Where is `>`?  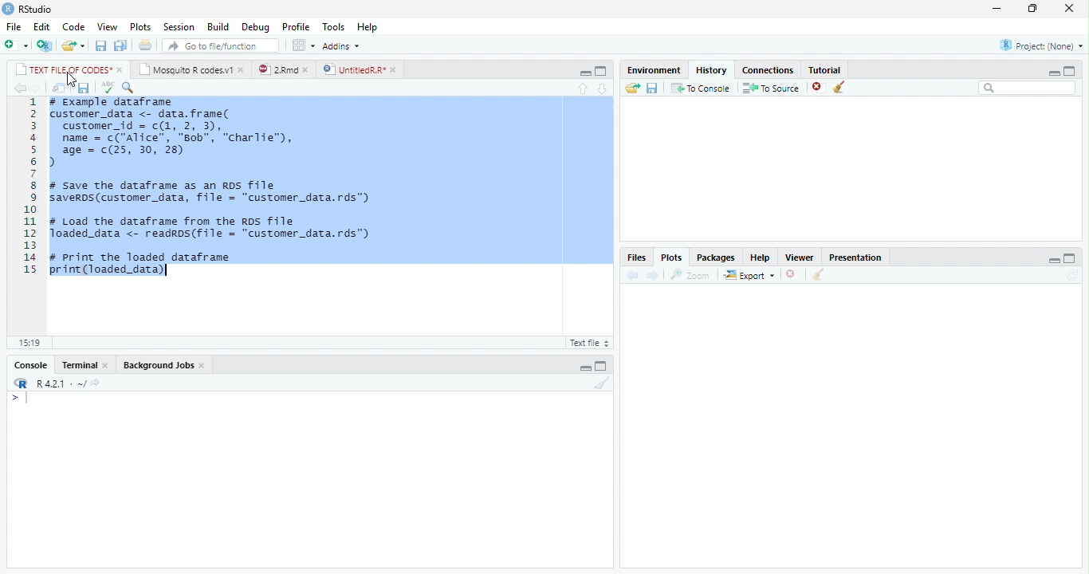
> is located at coordinates (21, 398).